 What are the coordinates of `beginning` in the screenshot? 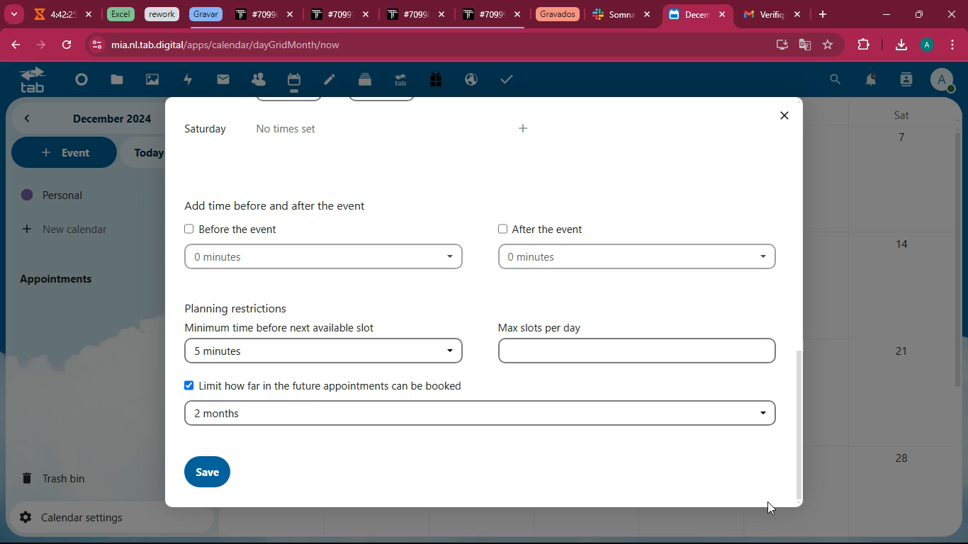 It's located at (78, 81).